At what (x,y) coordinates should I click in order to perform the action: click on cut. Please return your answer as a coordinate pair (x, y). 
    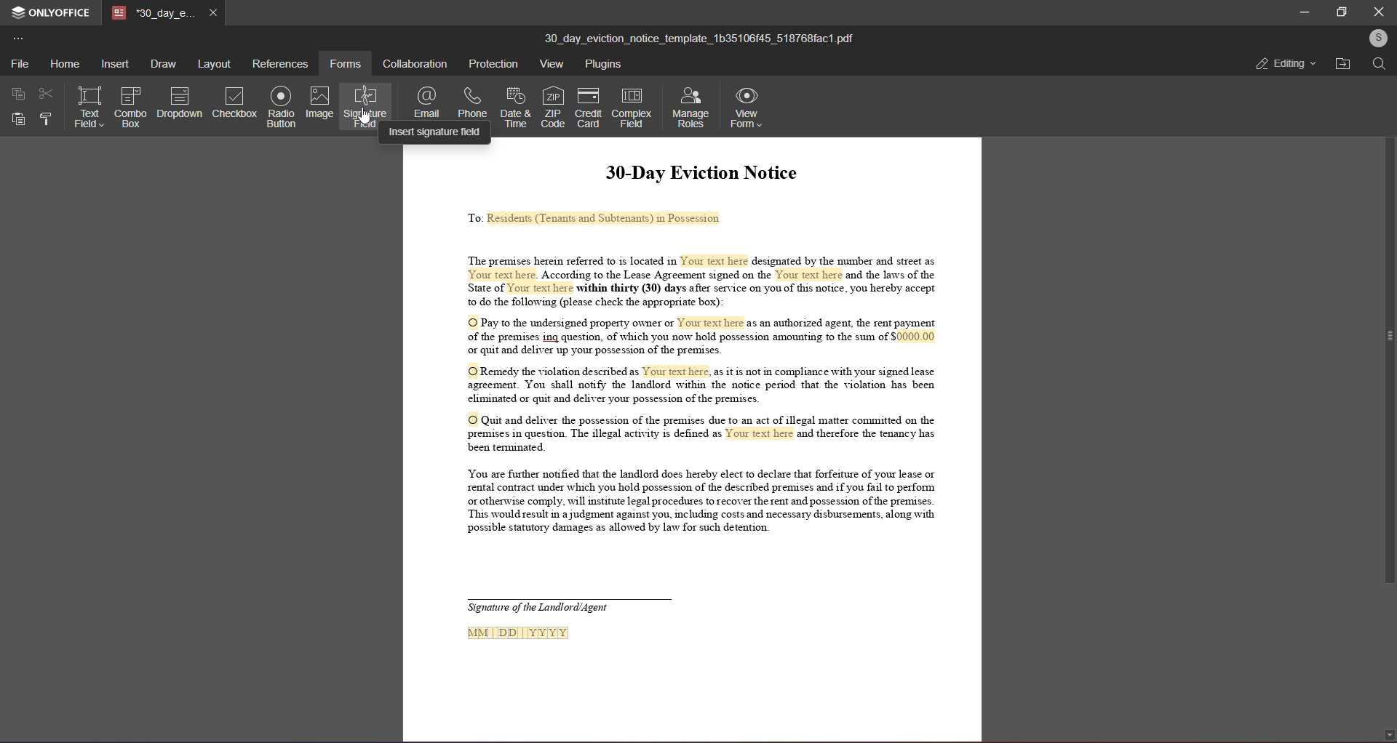
    Looking at the image, I should click on (47, 93).